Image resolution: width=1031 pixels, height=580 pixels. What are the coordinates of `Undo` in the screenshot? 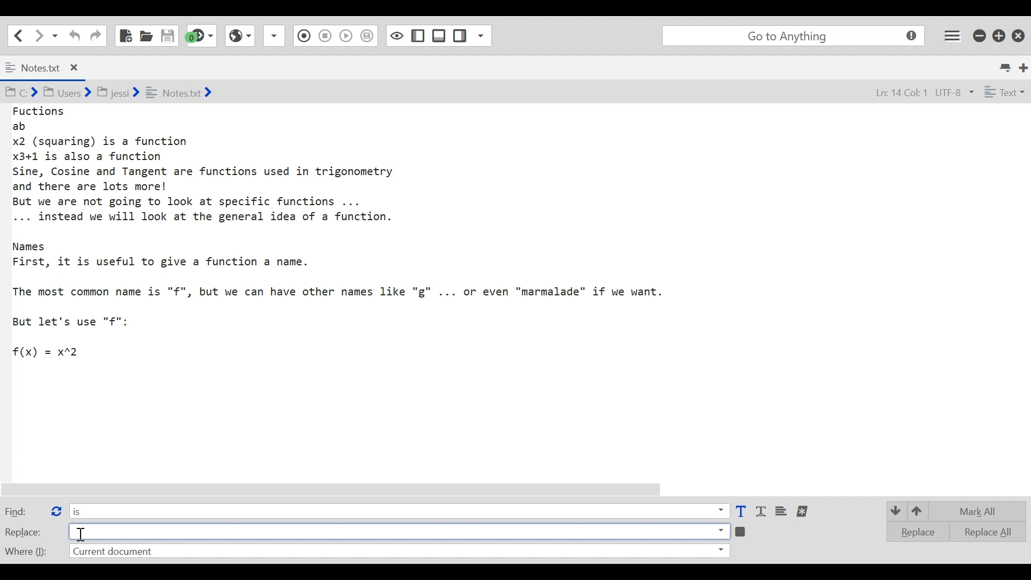 It's located at (73, 35).